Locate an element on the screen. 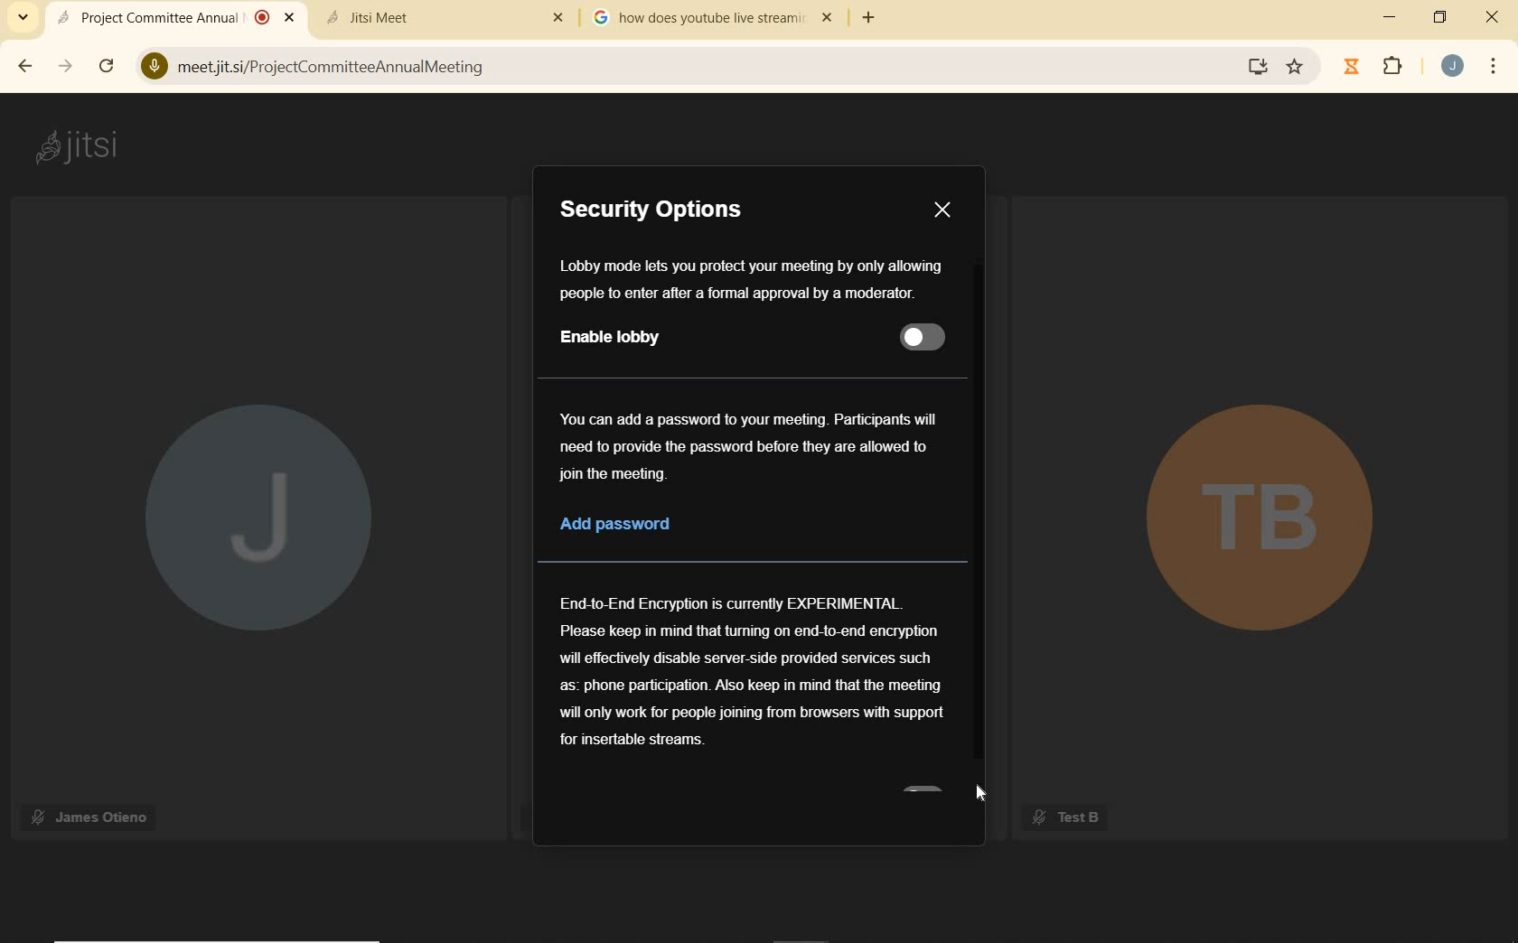 The image size is (1518, 943). SEARCH TABS is located at coordinates (23, 17).